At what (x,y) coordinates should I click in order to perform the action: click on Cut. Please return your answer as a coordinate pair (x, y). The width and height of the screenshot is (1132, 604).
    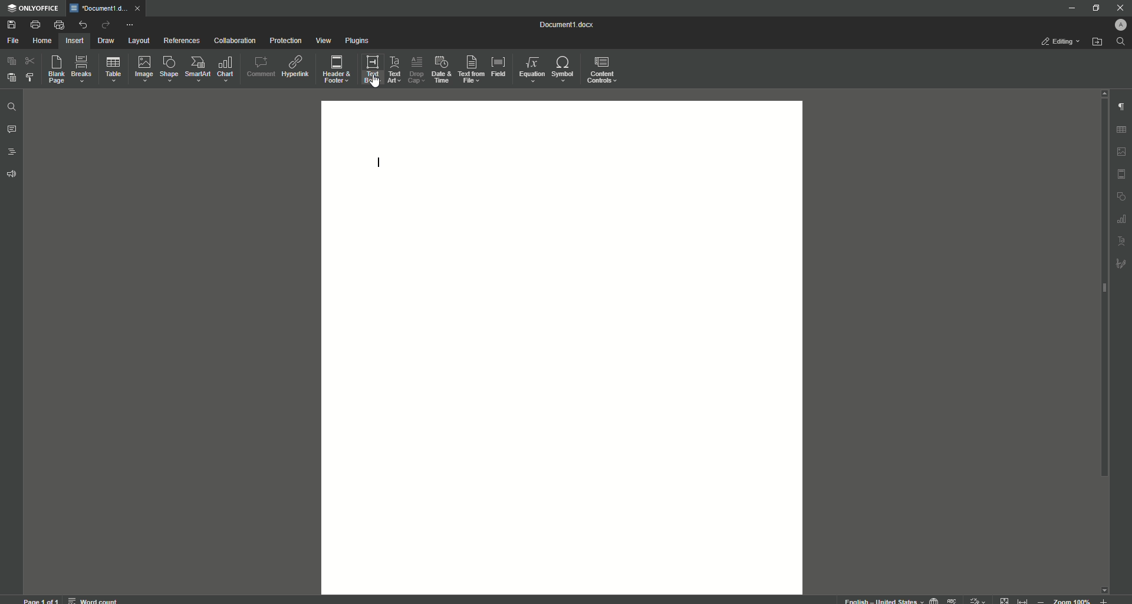
    Looking at the image, I should click on (31, 60).